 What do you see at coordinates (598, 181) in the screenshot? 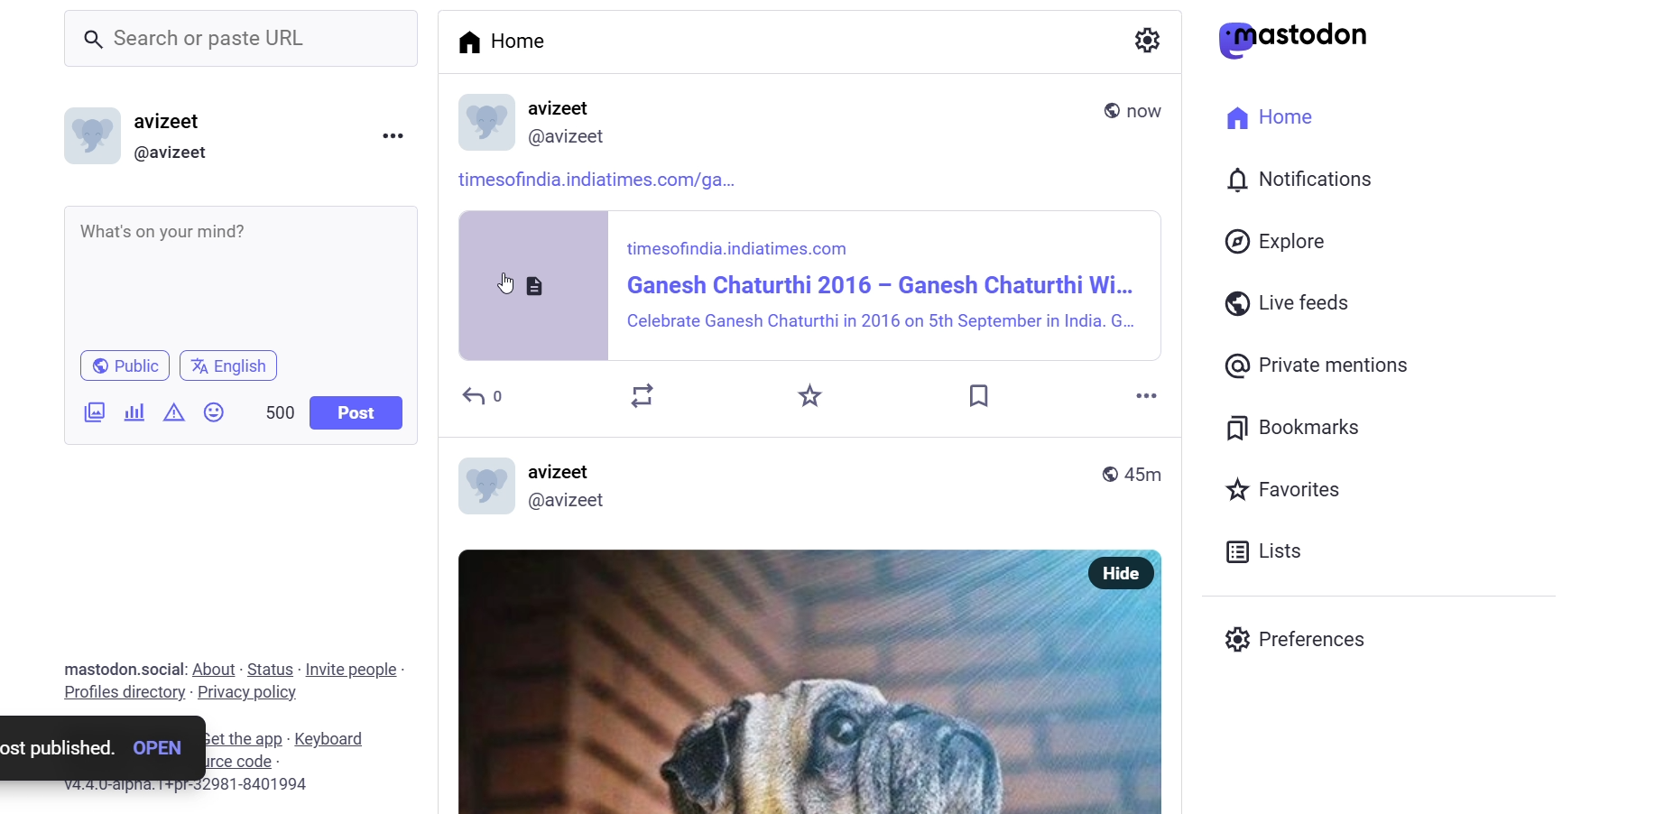
I see `article link` at bounding box center [598, 181].